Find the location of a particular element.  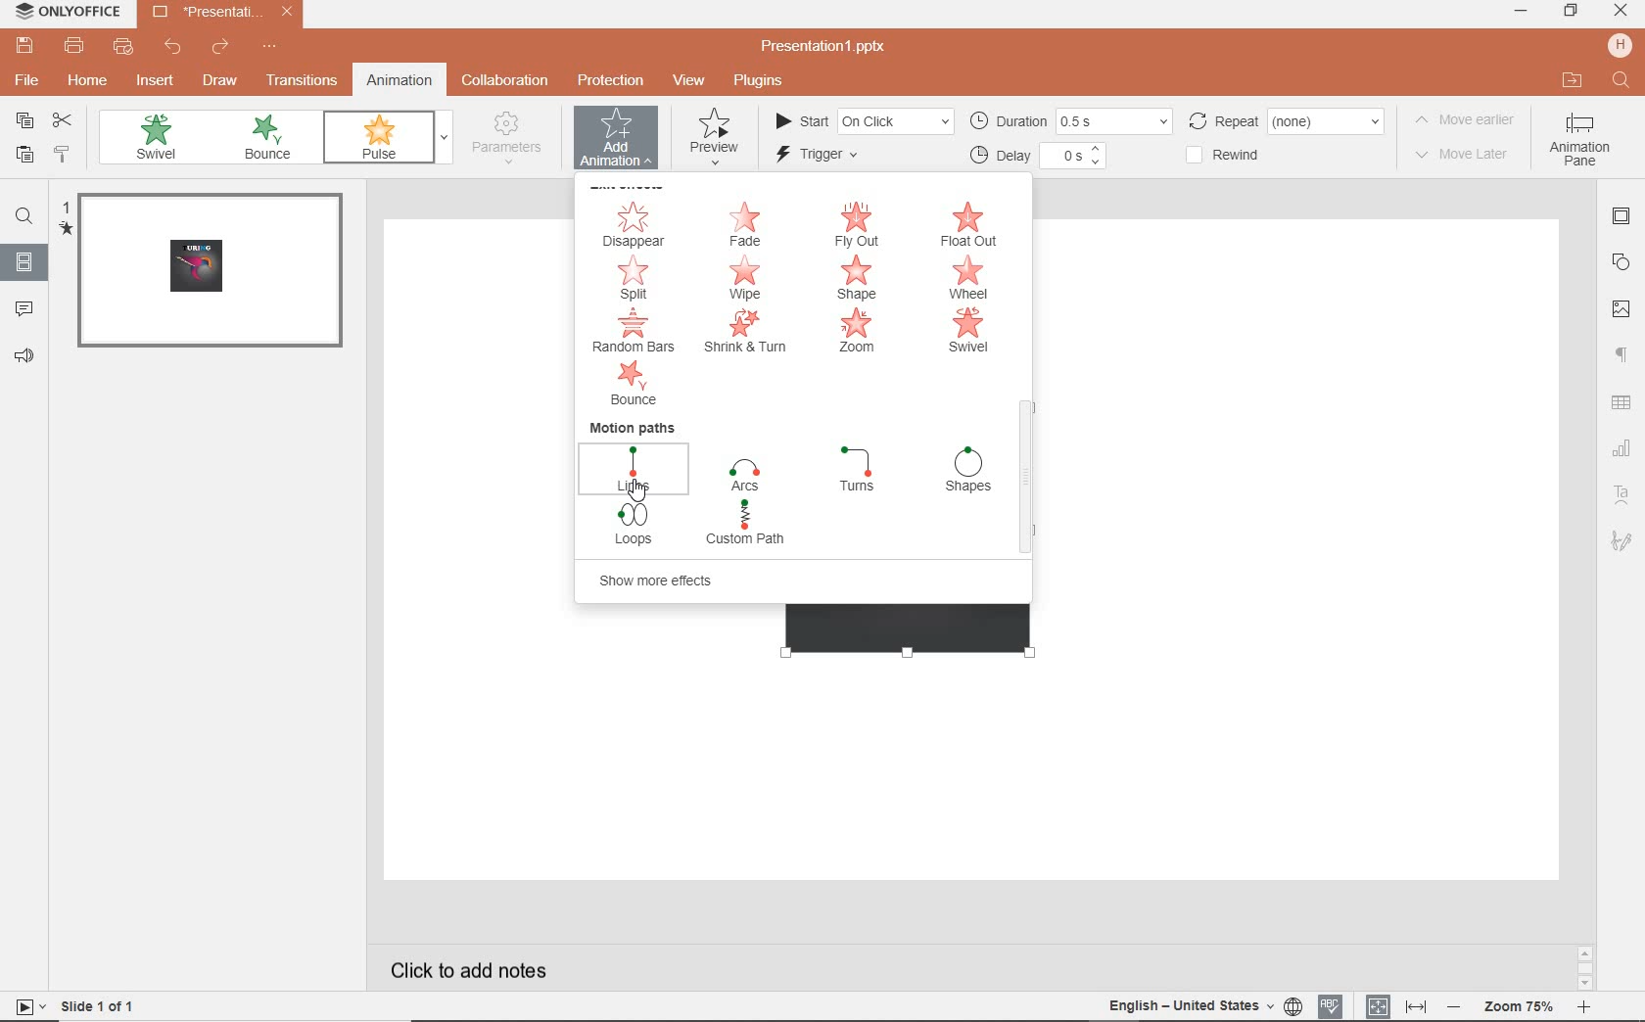

checkbox is located at coordinates (1191, 157).